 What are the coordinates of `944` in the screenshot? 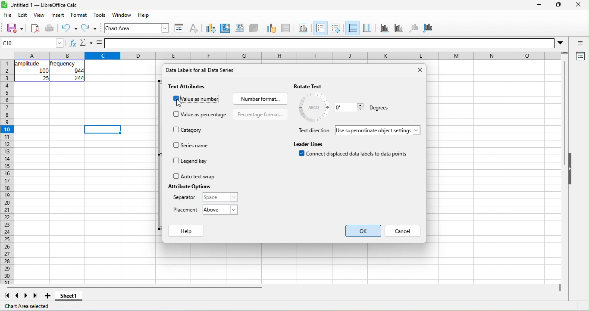 It's located at (75, 71).